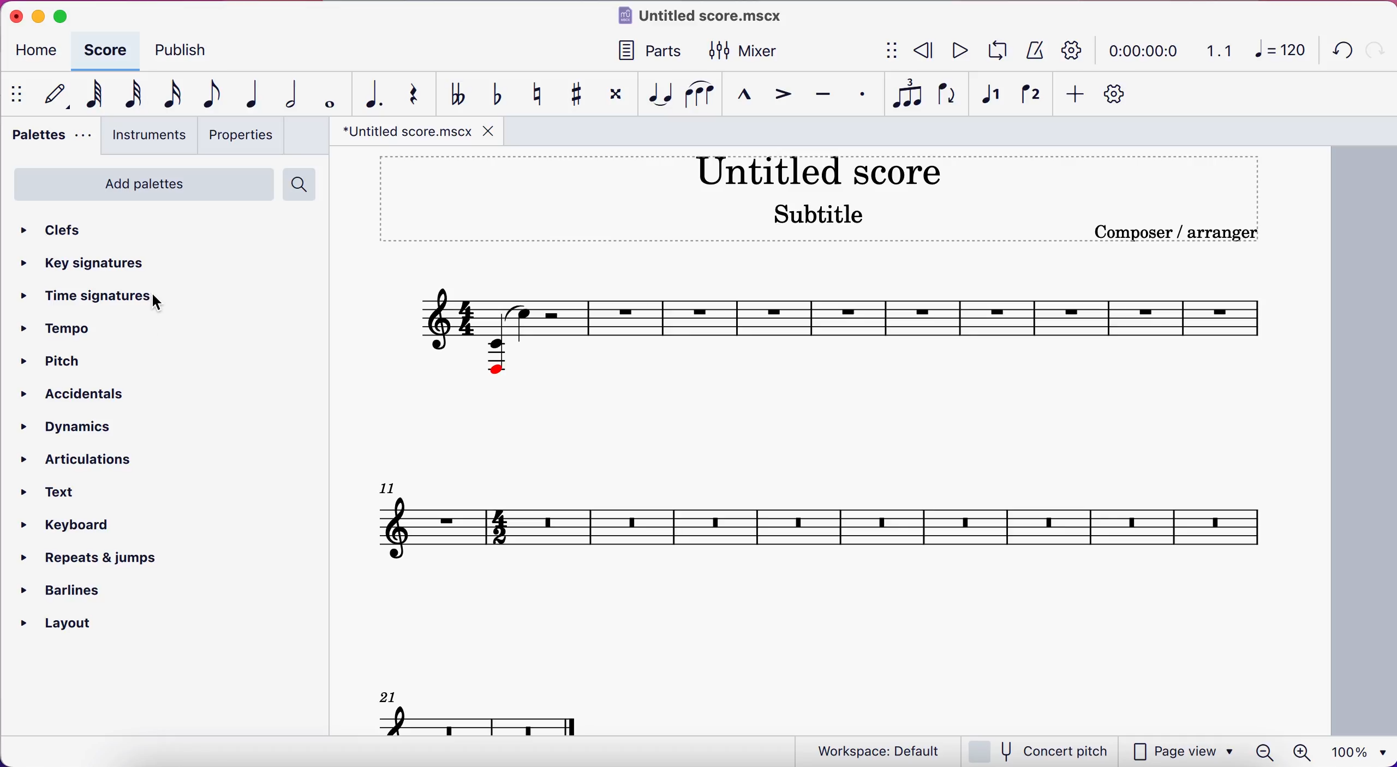  Describe the element at coordinates (51, 231) in the screenshot. I see `clefs` at that location.